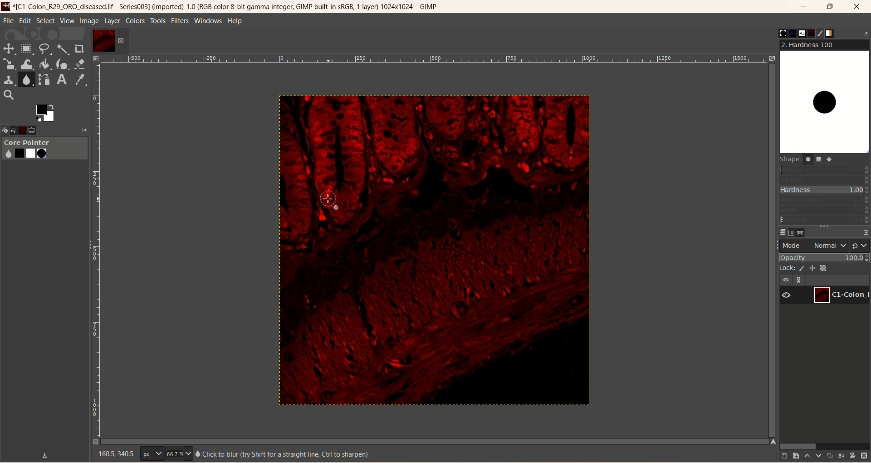  Describe the element at coordinates (8, 48) in the screenshot. I see `move tool` at that location.